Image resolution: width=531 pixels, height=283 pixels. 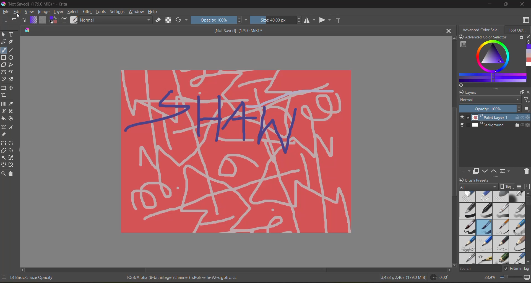 What do you see at coordinates (12, 79) in the screenshot?
I see `multi brush tool` at bounding box center [12, 79].